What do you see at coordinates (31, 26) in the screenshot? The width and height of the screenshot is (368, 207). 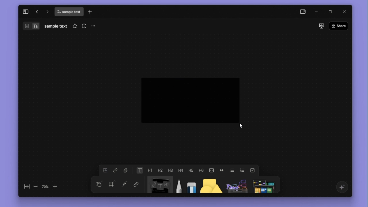 I see `switch between page and edgeless` at bounding box center [31, 26].